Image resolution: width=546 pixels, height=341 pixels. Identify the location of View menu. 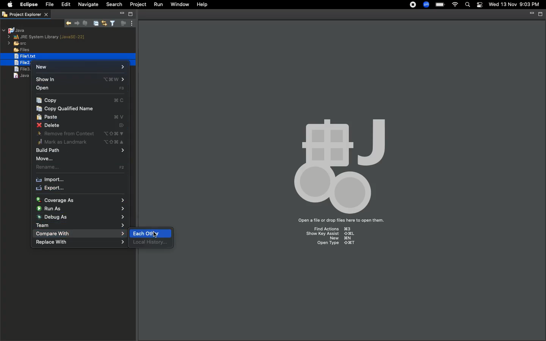
(131, 23).